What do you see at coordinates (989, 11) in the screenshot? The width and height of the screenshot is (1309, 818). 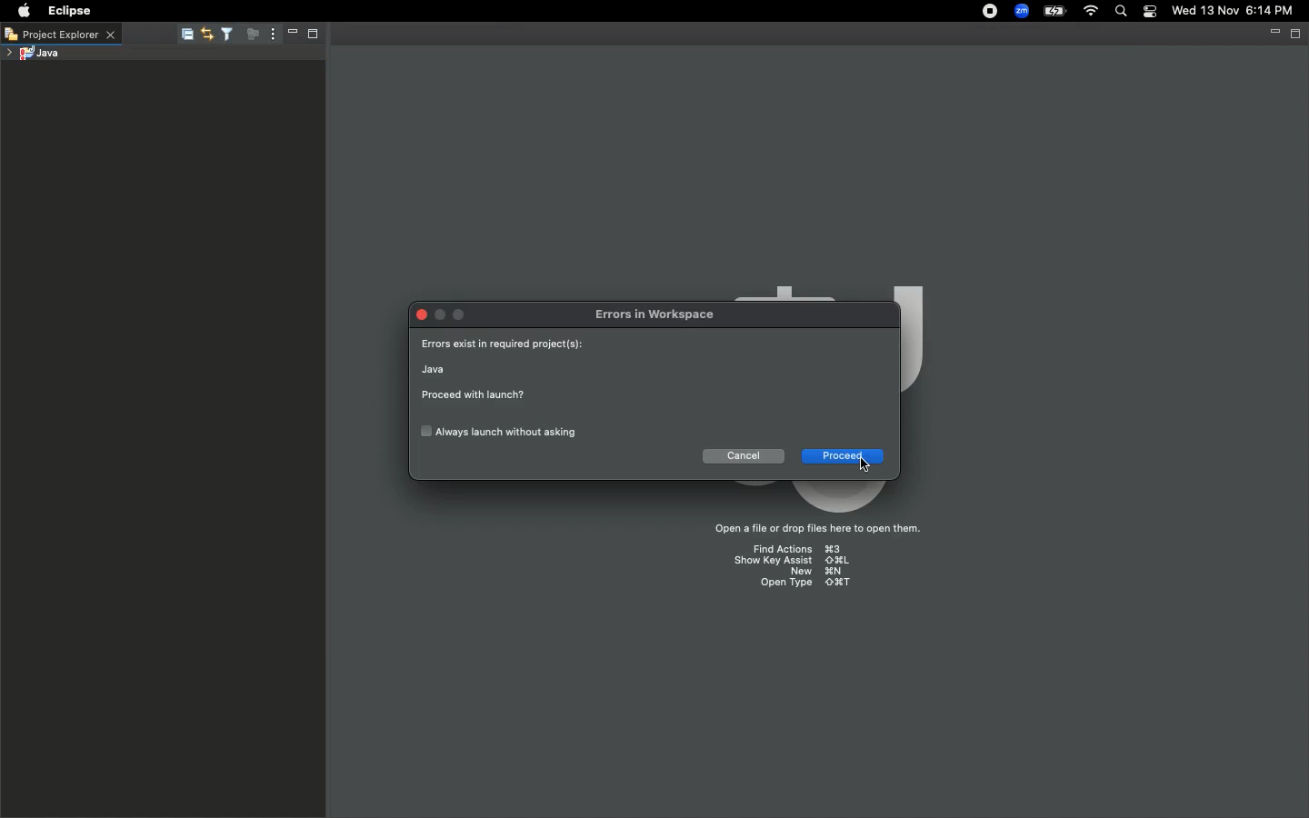 I see `Recording` at bounding box center [989, 11].